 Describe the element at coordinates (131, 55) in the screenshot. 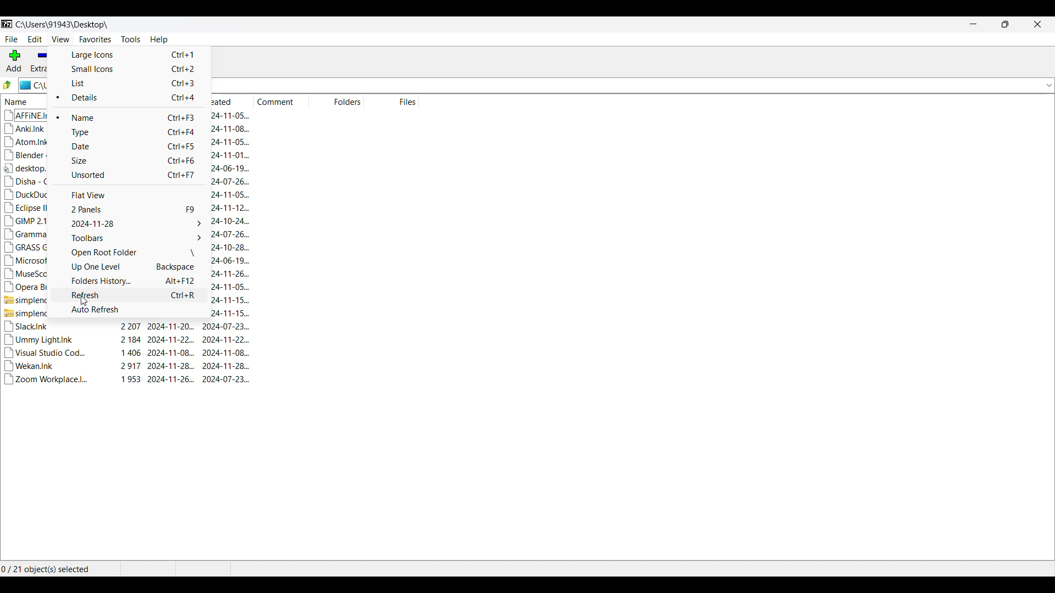

I see `Large icons` at that location.